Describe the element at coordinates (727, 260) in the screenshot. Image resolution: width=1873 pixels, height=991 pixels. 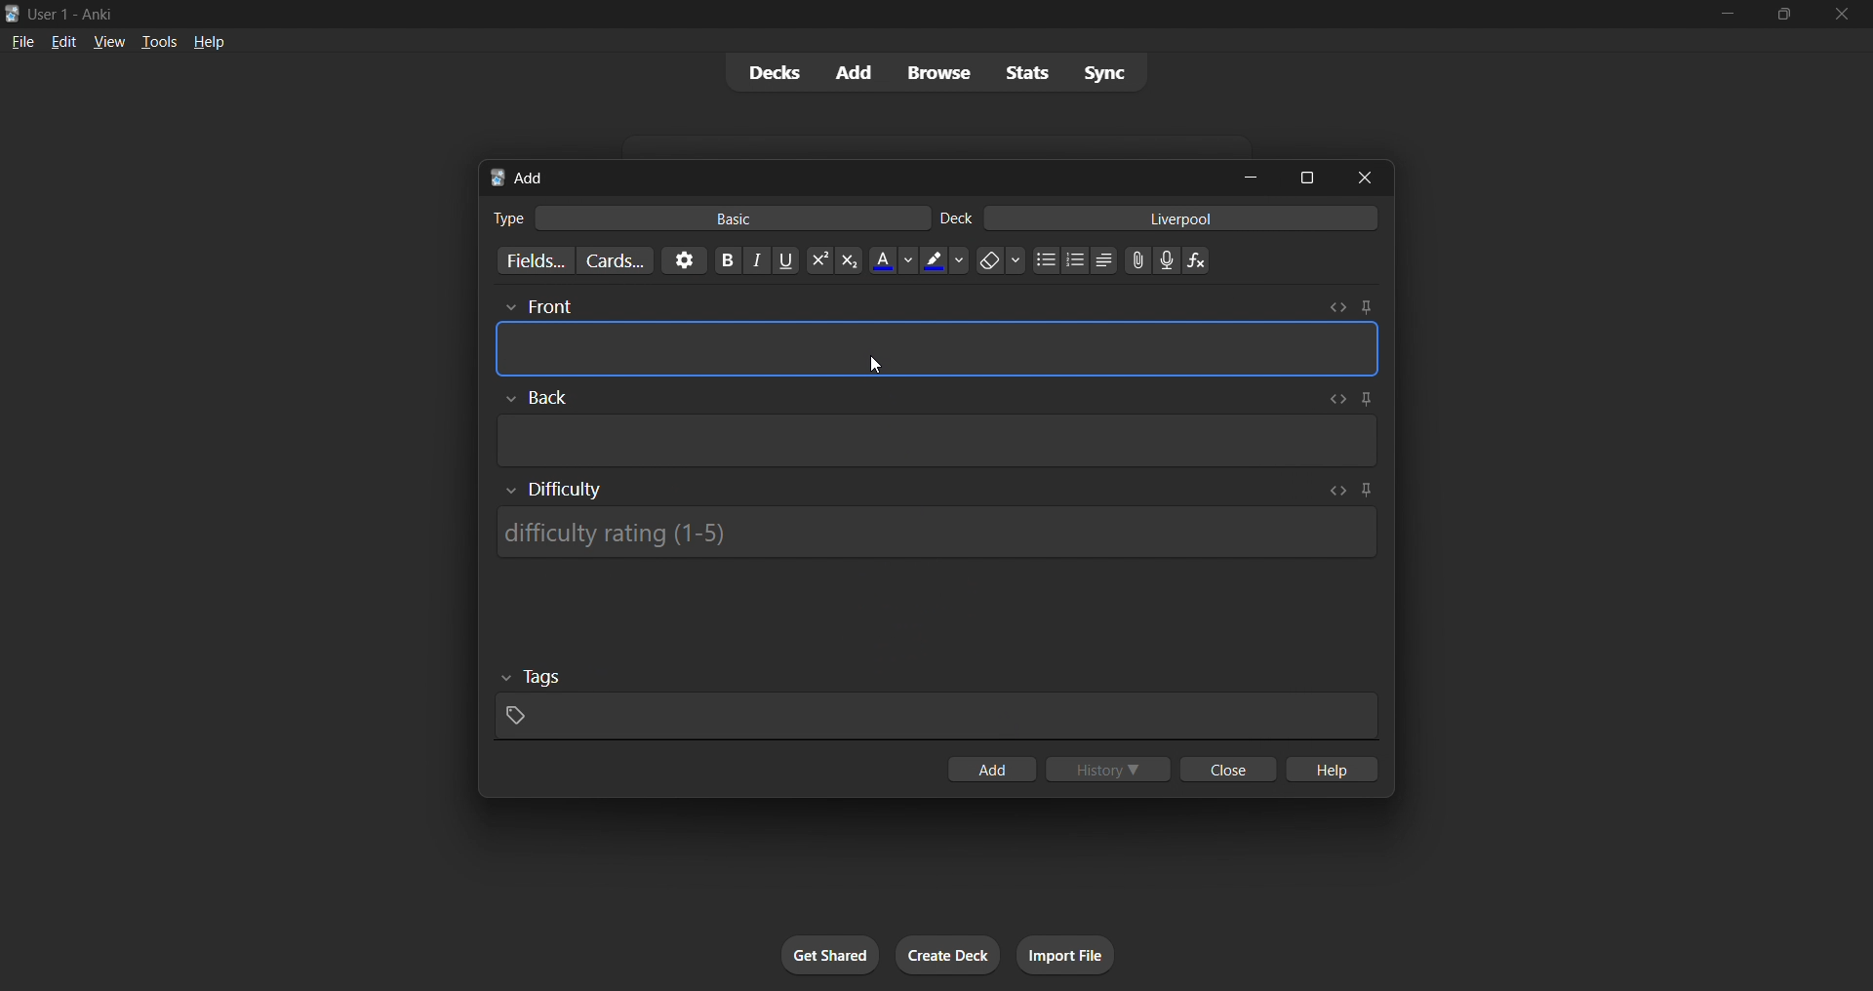
I see `Bold` at that location.